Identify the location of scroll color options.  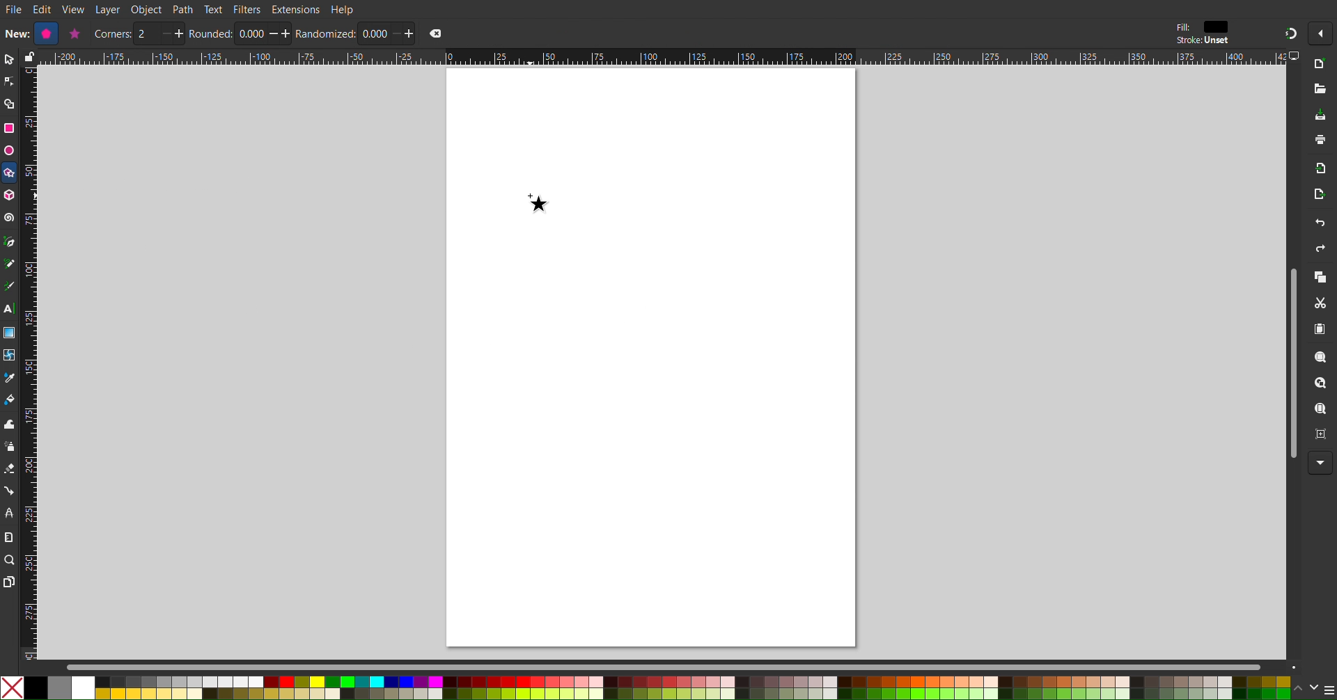
(1305, 687).